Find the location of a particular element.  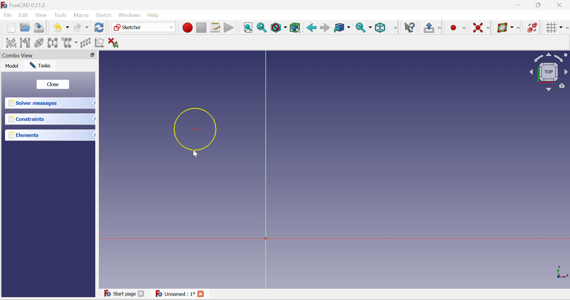

Stop macro recording is located at coordinates (201, 28).